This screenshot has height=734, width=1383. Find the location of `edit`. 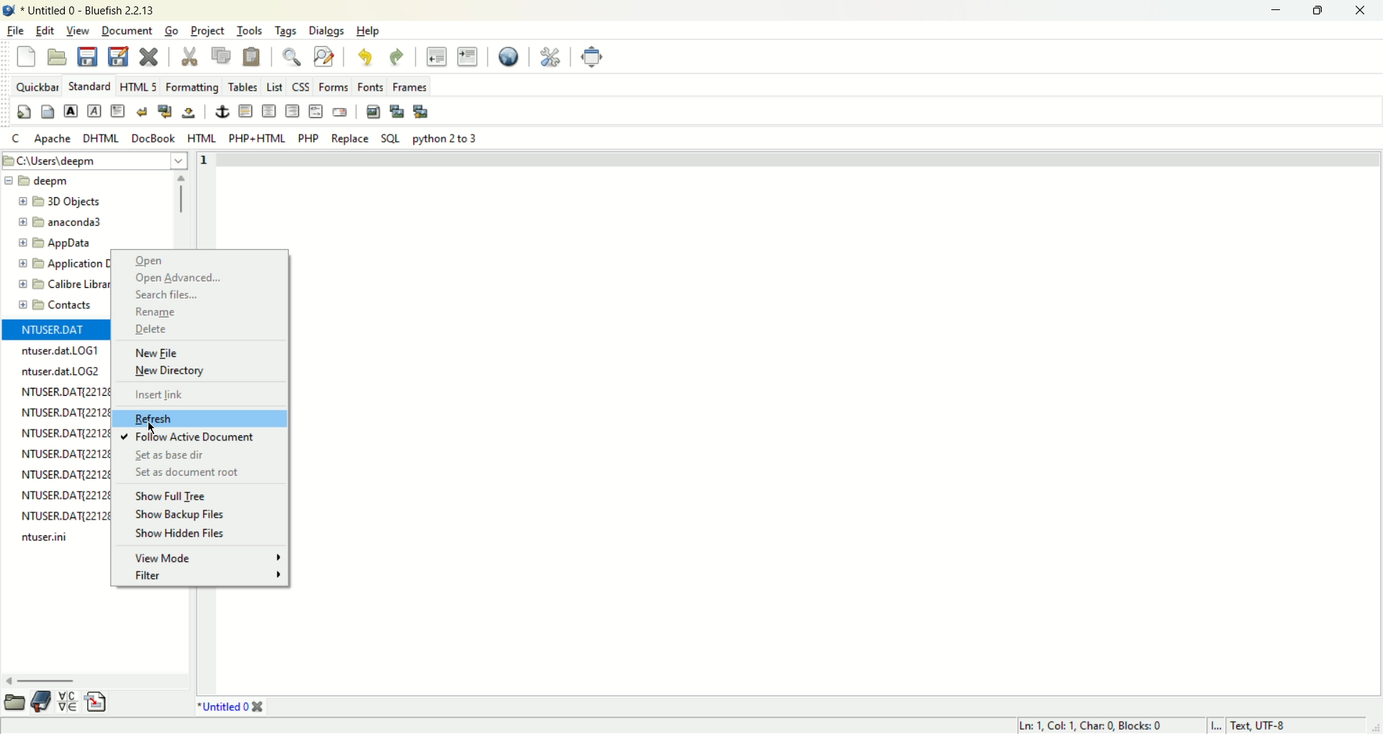

edit is located at coordinates (43, 30).